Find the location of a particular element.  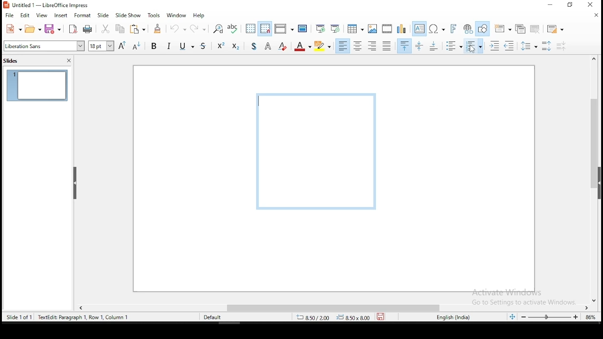

edit is located at coordinates (25, 16).